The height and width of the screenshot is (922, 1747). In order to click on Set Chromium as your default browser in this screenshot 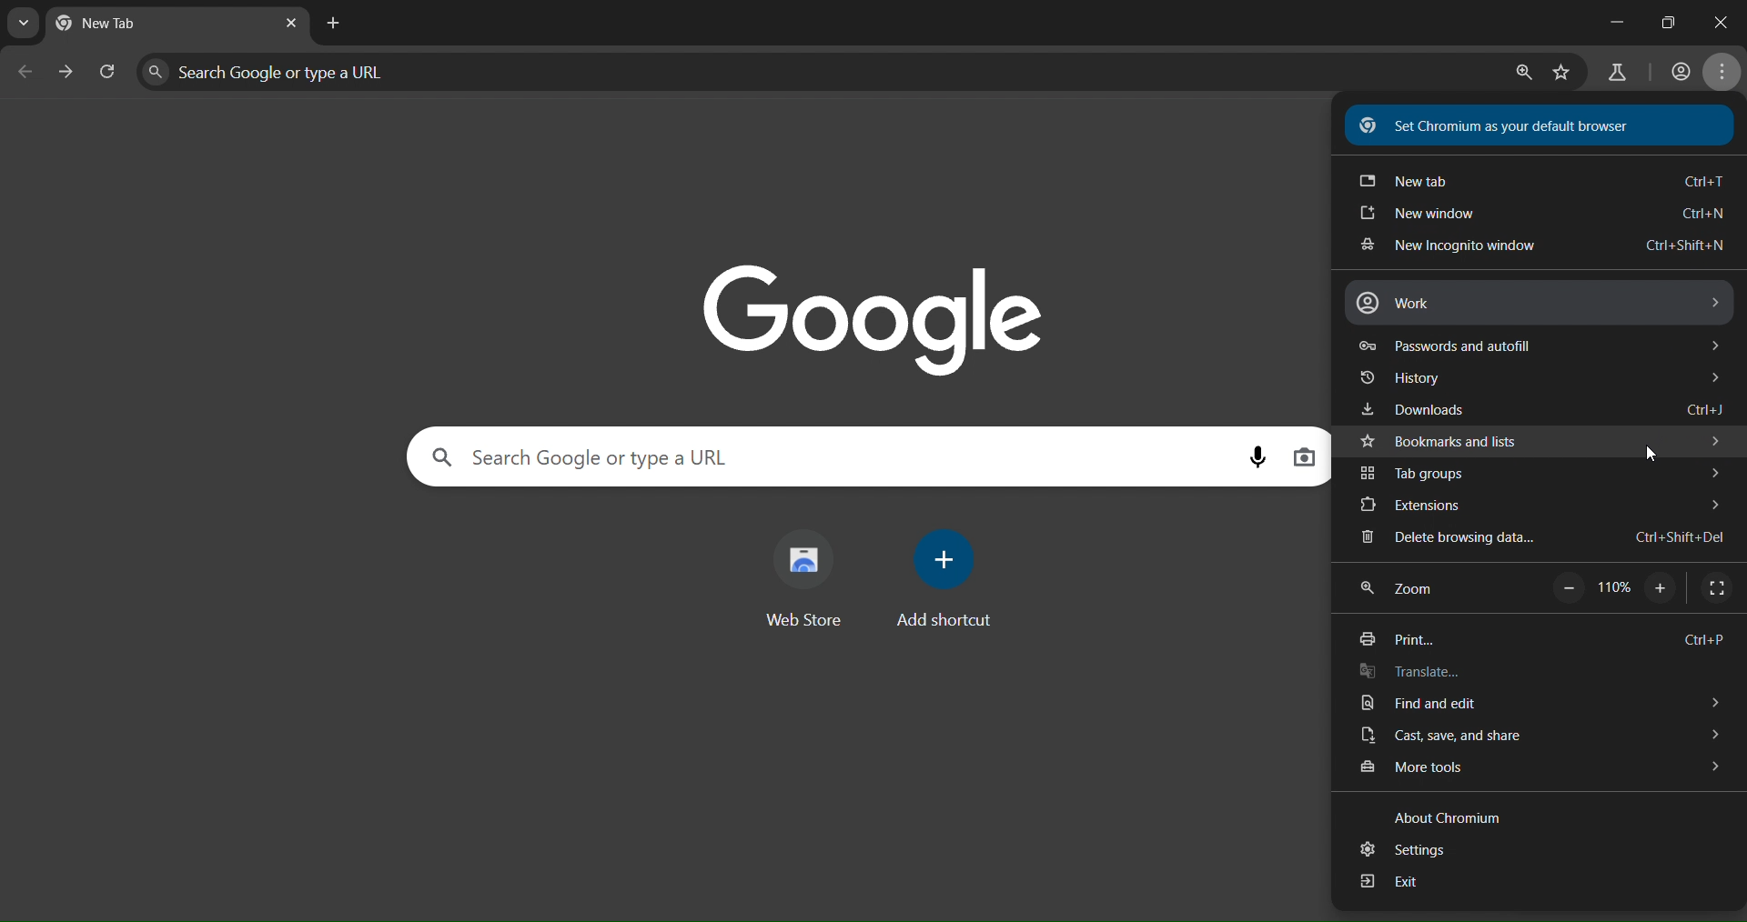, I will do `click(1499, 125)`.